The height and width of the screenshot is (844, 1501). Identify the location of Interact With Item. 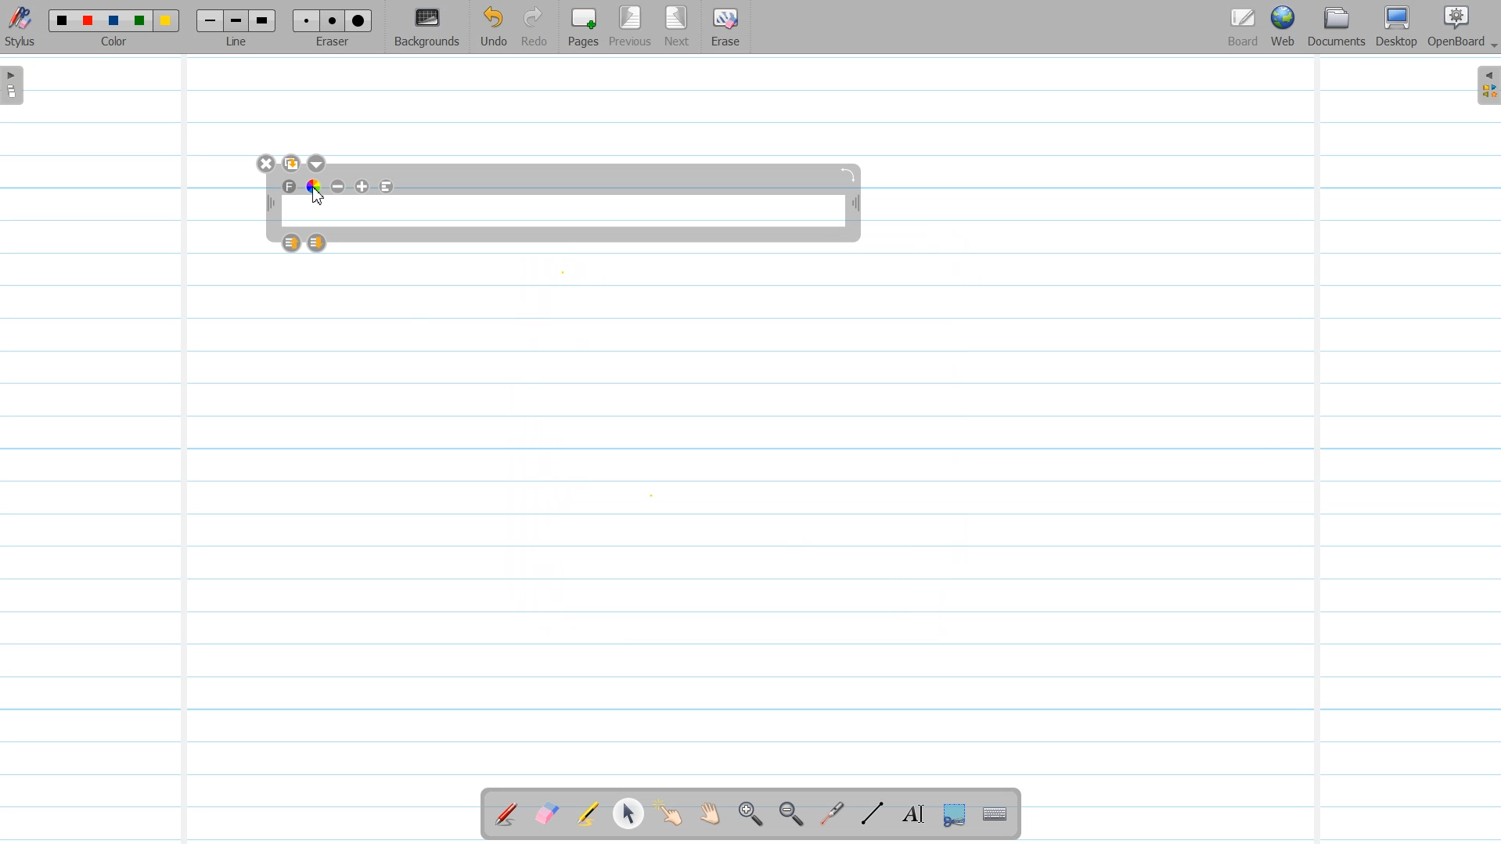
(669, 815).